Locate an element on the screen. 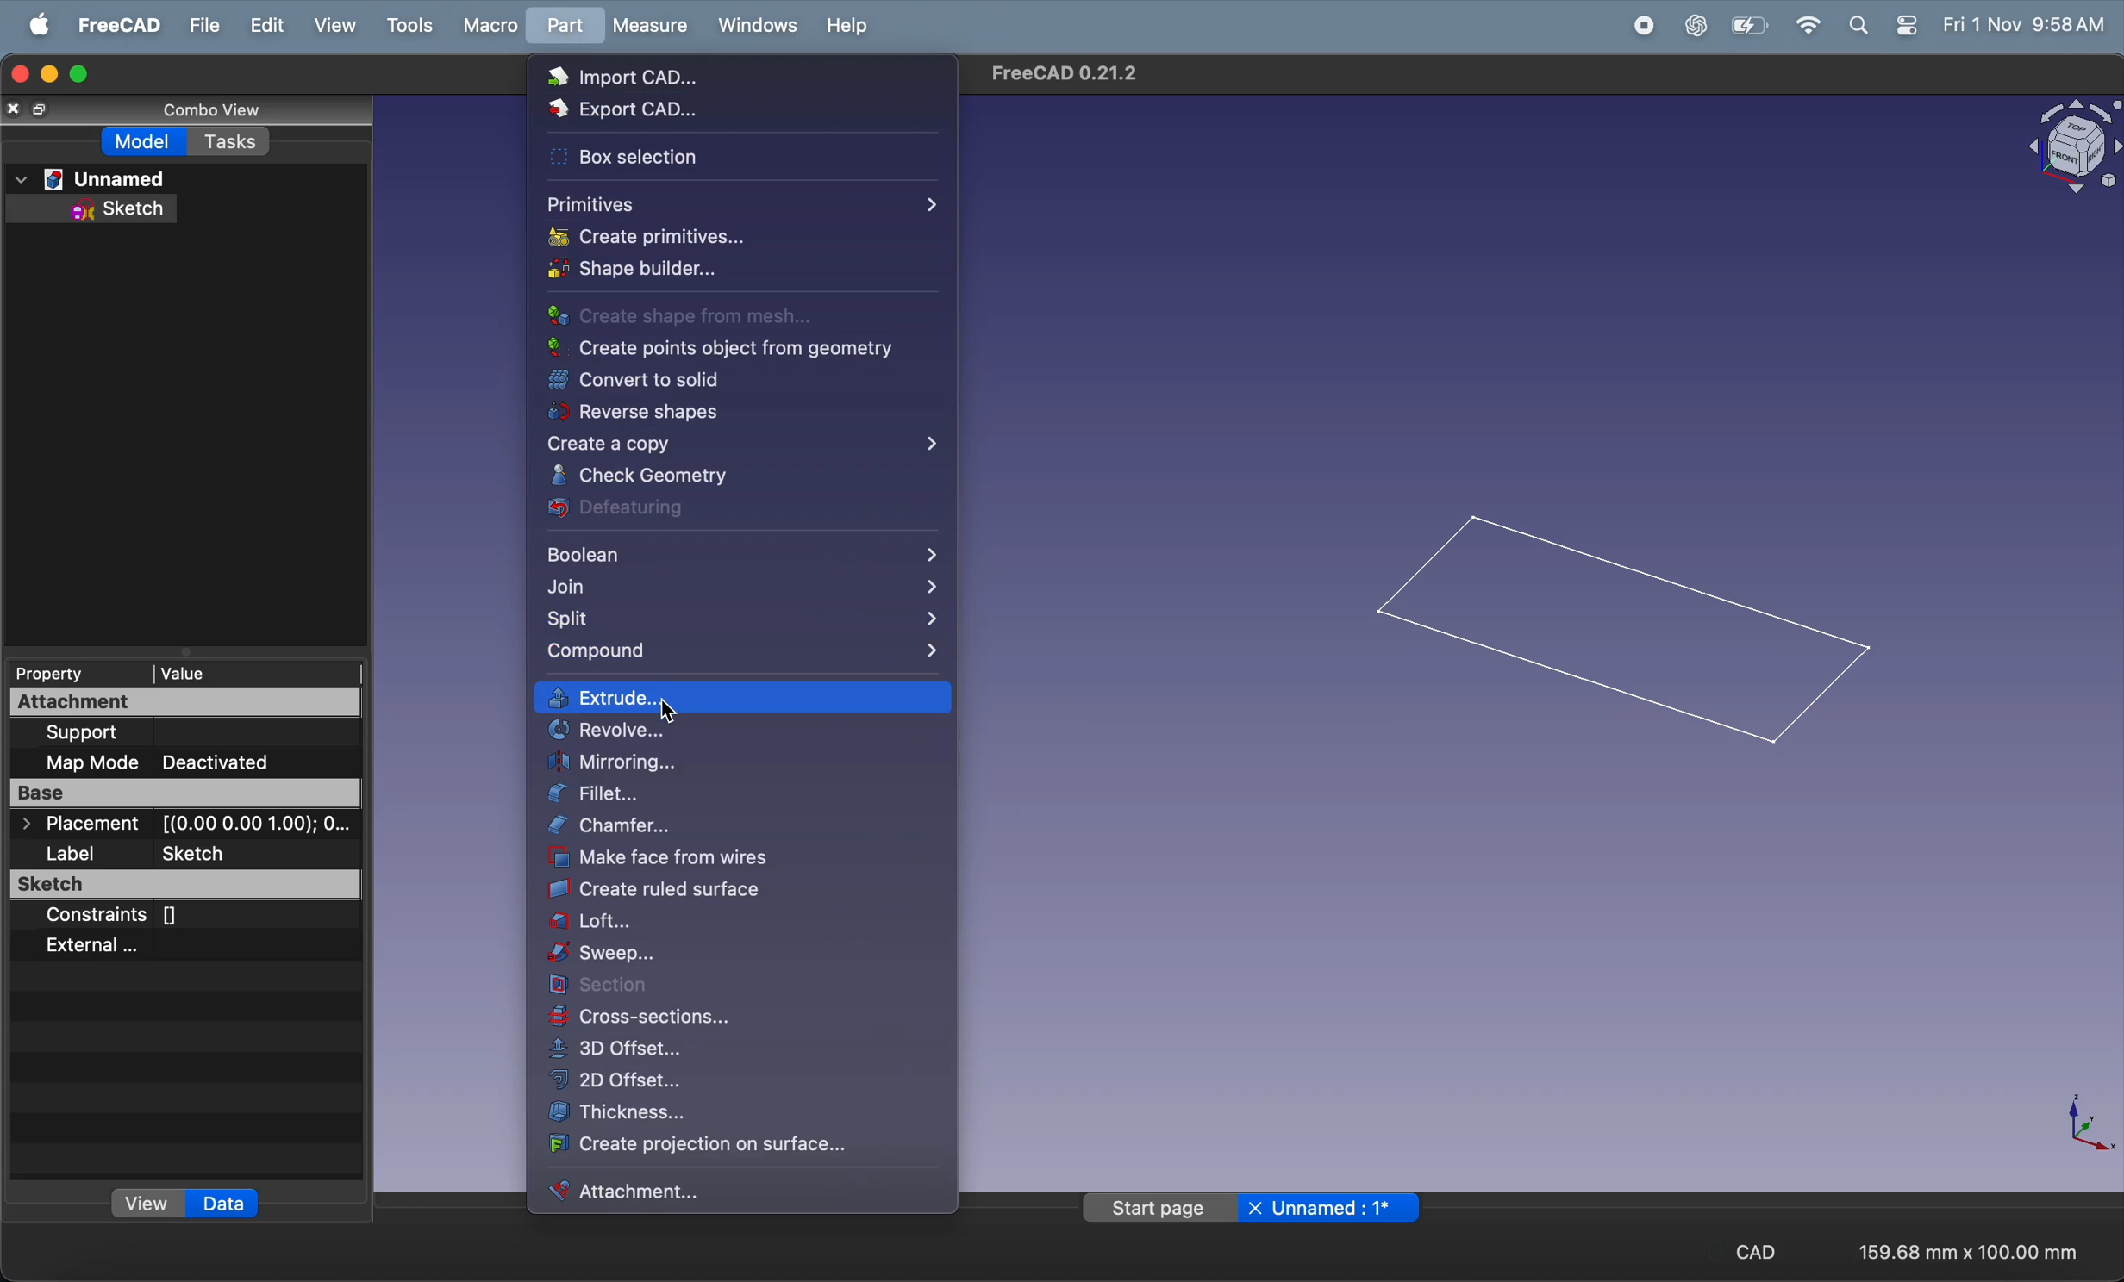 The width and height of the screenshot is (2124, 1282). check geometry is located at coordinates (722, 476).